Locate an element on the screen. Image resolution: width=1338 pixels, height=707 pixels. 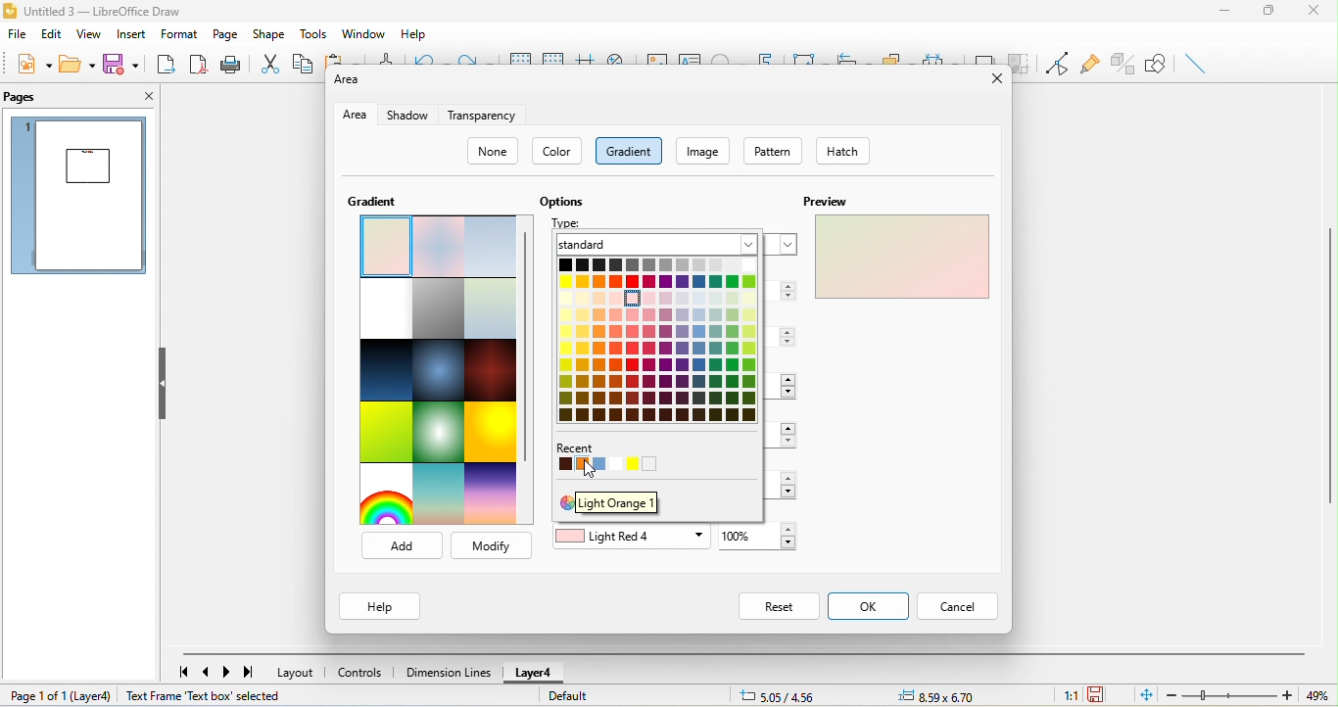
cursor position-5.05/4.56 is located at coordinates (778, 697).